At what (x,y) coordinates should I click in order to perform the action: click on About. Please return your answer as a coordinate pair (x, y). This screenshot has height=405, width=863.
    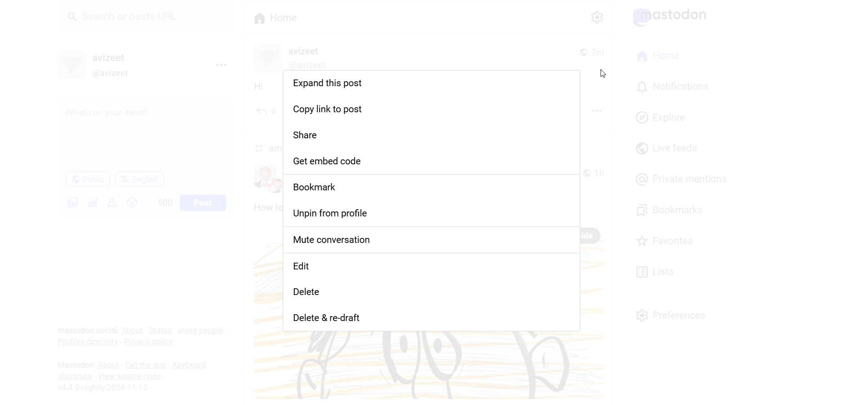
    Looking at the image, I should click on (133, 330).